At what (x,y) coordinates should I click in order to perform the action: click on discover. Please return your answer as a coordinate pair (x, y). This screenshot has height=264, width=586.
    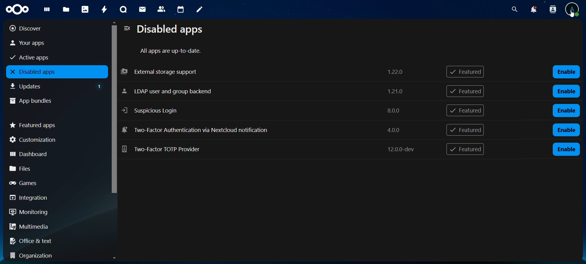
    Looking at the image, I should click on (49, 28).